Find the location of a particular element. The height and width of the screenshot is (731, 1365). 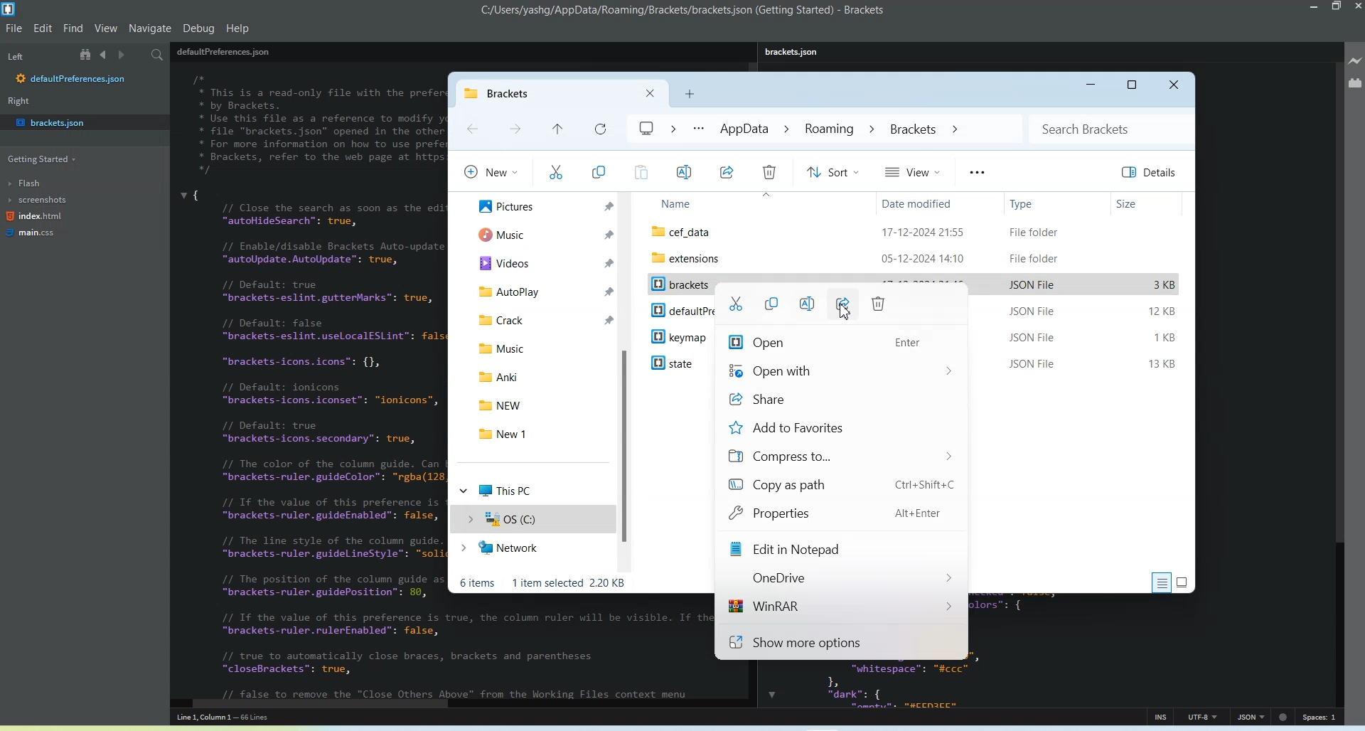

Extensions is located at coordinates (916, 257).